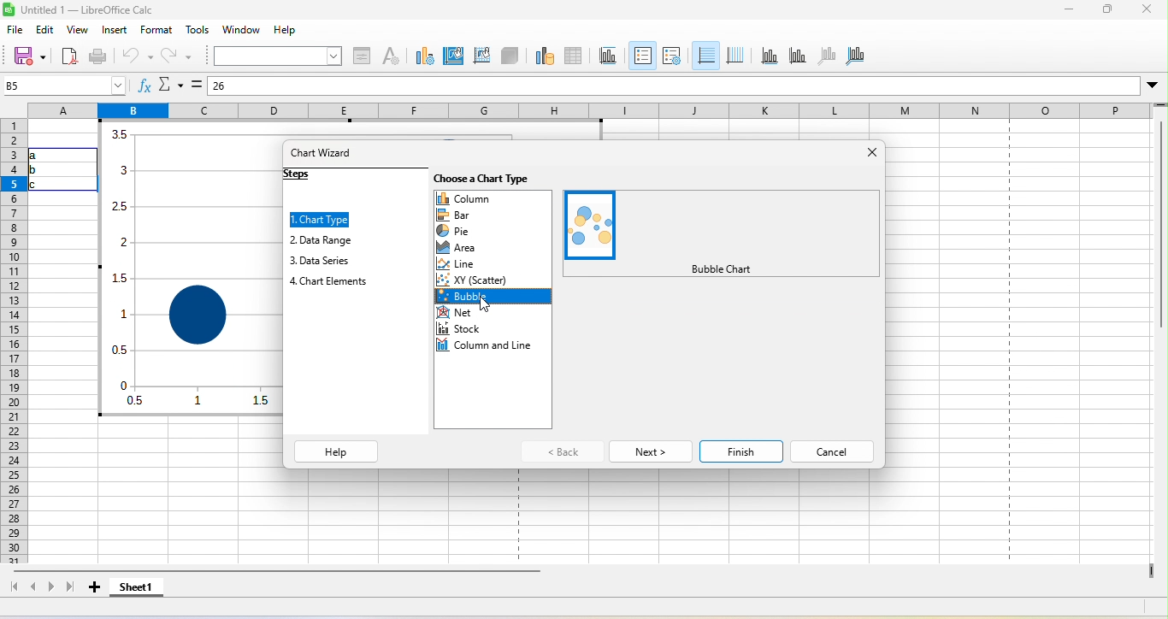 The width and height of the screenshot is (1168, 619). Describe the element at coordinates (198, 31) in the screenshot. I see `tools` at that location.